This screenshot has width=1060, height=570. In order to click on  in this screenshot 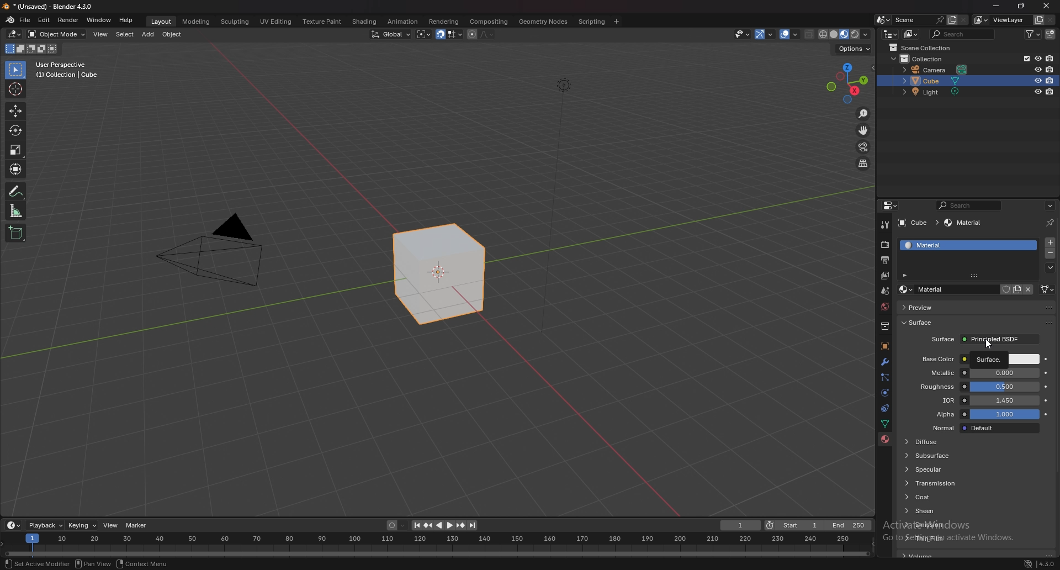, I will do `click(1046, 562)`.